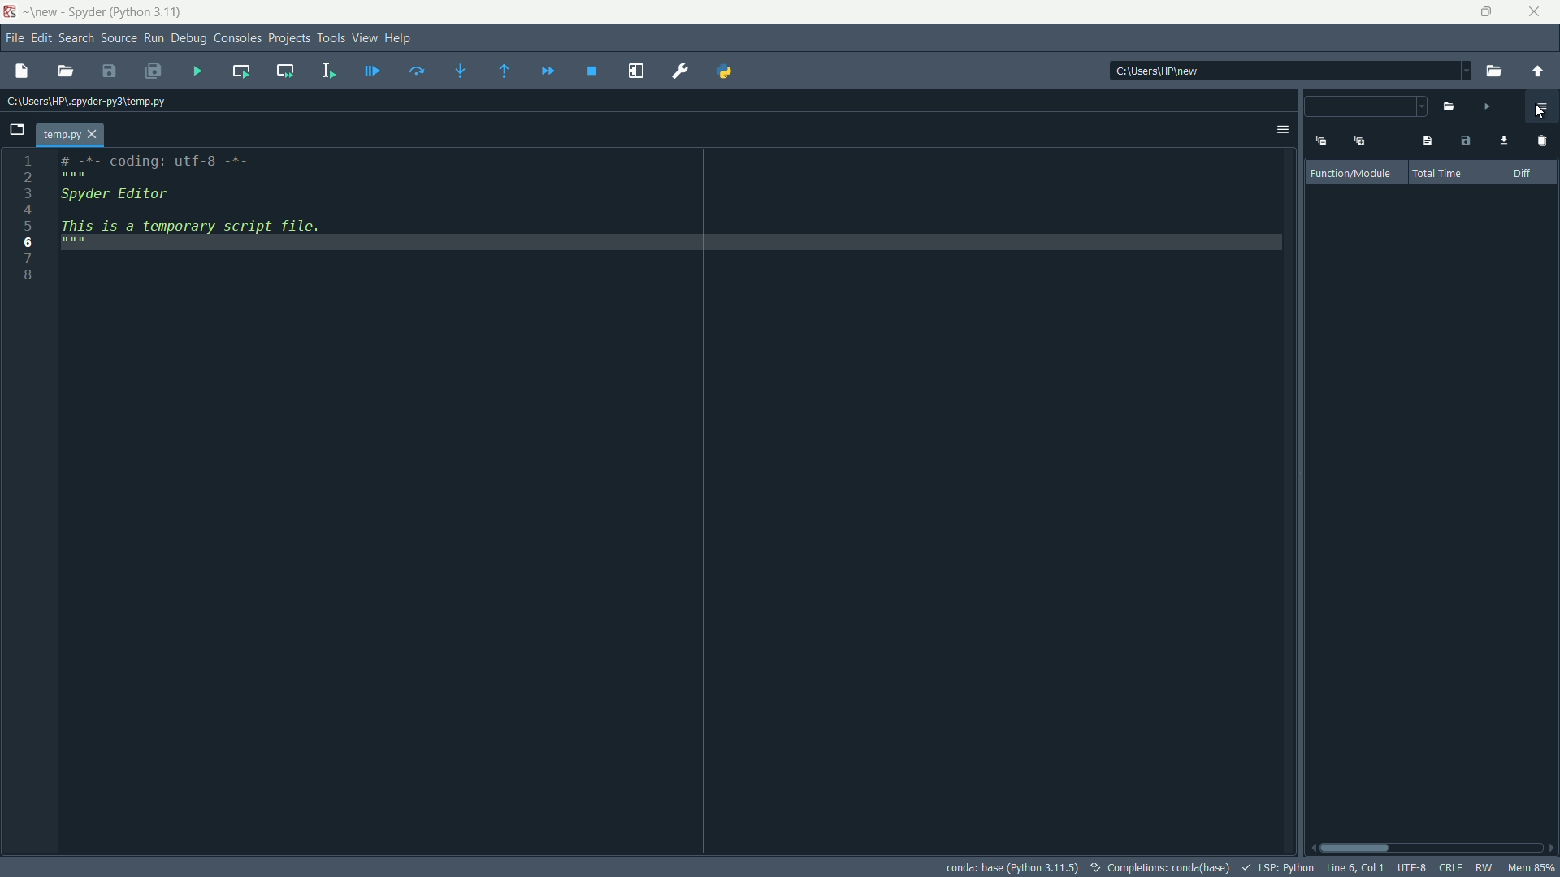  What do you see at coordinates (1161, 867) in the screenshot?
I see `completions: conda (base)` at bounding box center [1161, 867].